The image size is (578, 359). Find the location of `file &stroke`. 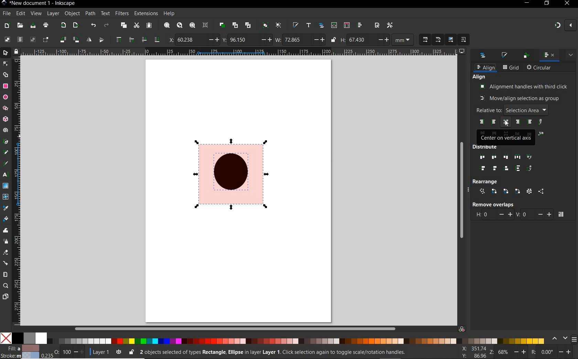

file &stroke is located at coordinates (20, 351).